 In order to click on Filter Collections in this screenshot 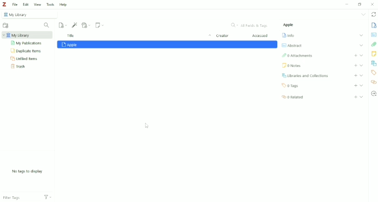, I will do `click(47, 25)`.